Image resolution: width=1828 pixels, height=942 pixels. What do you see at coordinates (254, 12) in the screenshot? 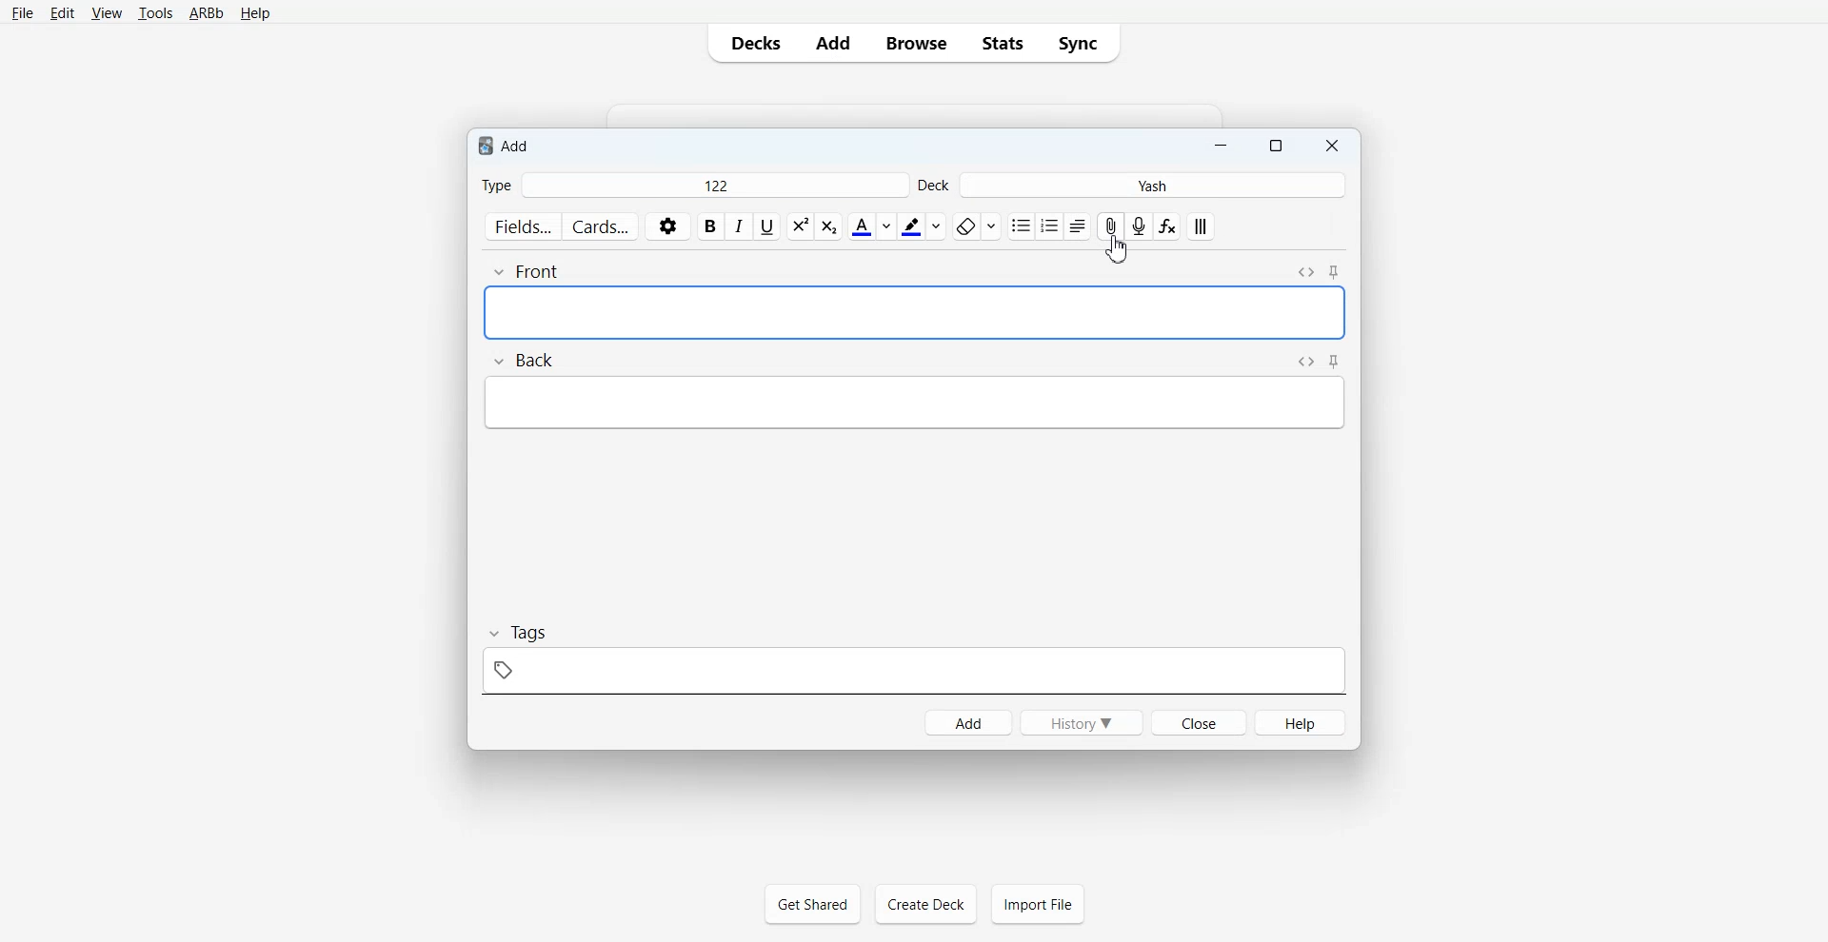
I see `Help` at bounding box center [254, 12].